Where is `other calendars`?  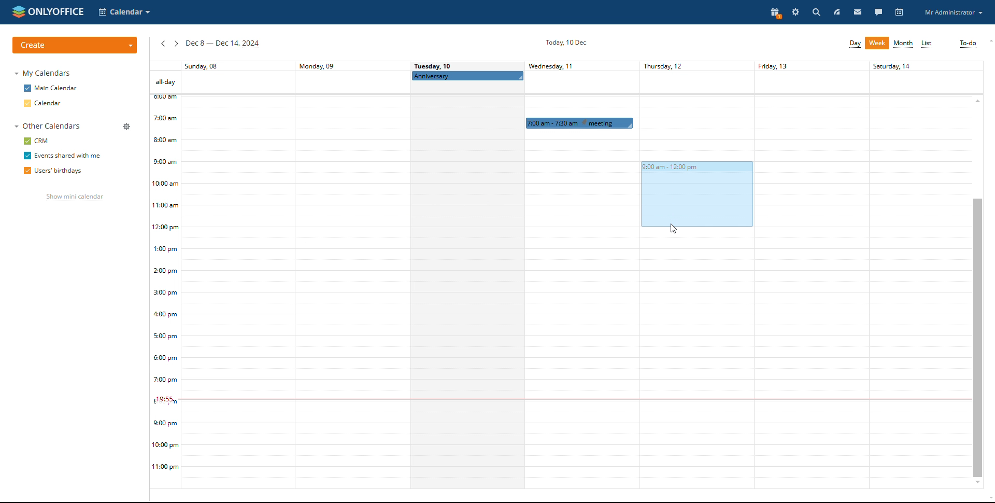 other calendars is located at coordinates (46, 126).